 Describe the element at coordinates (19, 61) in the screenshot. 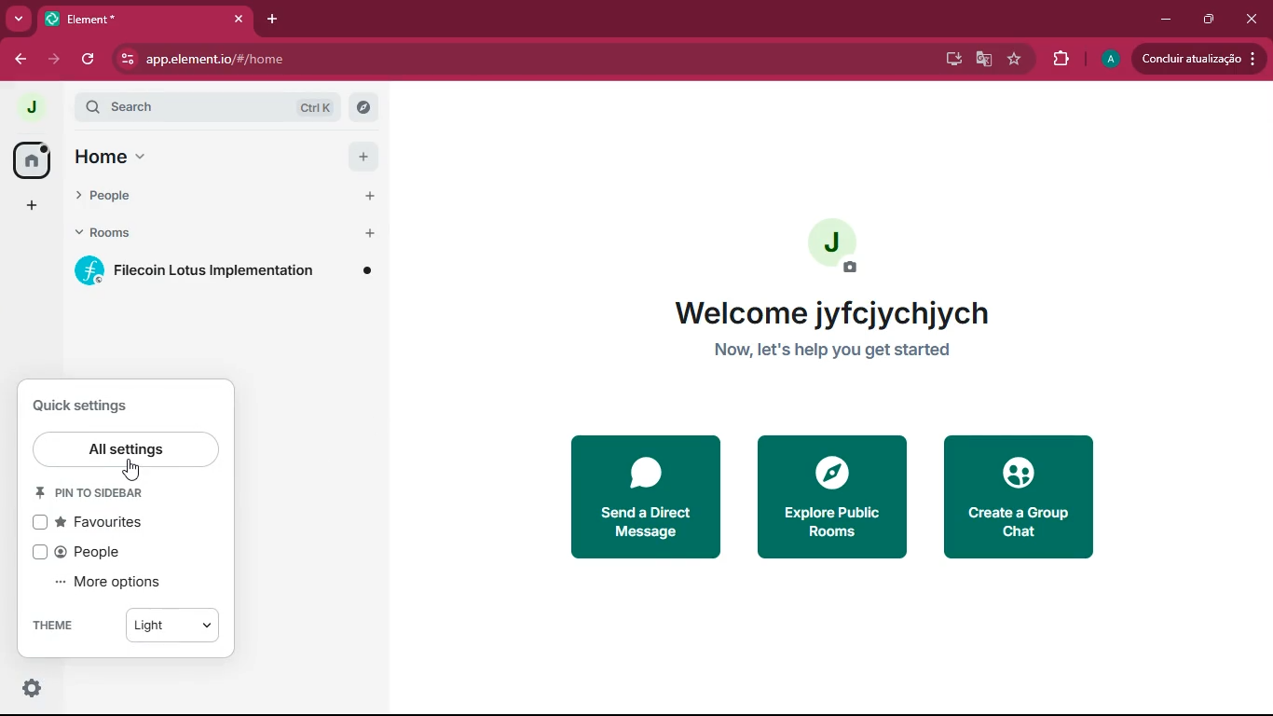

I see `forward` at that location.